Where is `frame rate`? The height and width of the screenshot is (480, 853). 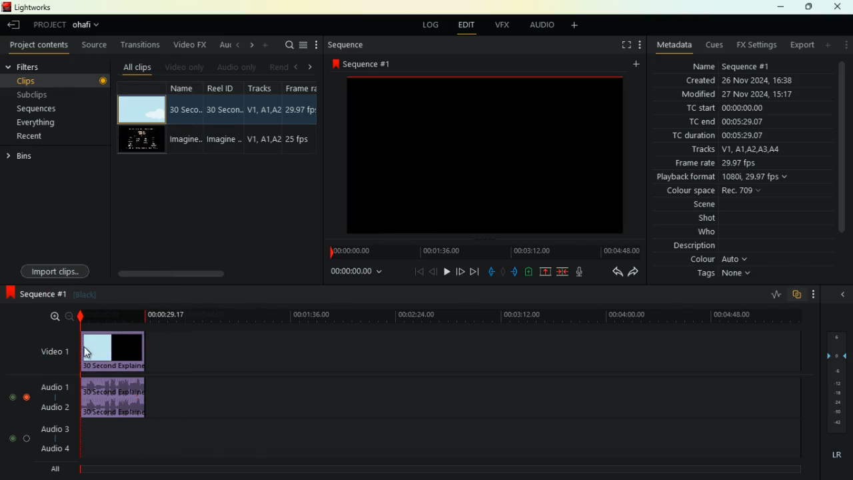
frame rate is located at coordinates (716, 164).